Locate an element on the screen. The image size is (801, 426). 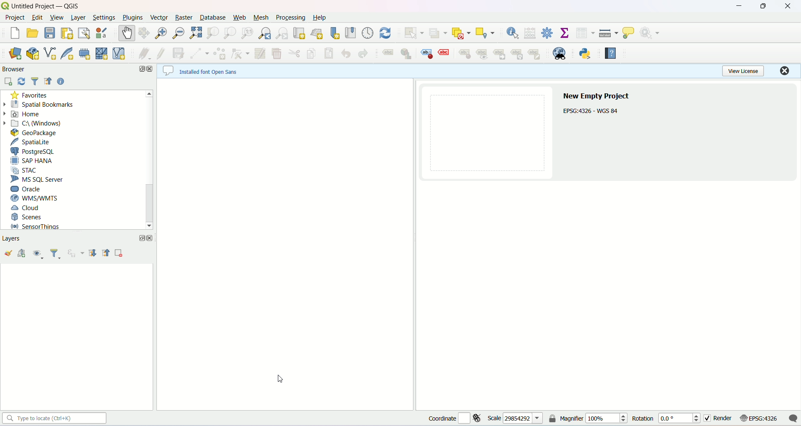
metasearch is located at coordinates (559, 53).